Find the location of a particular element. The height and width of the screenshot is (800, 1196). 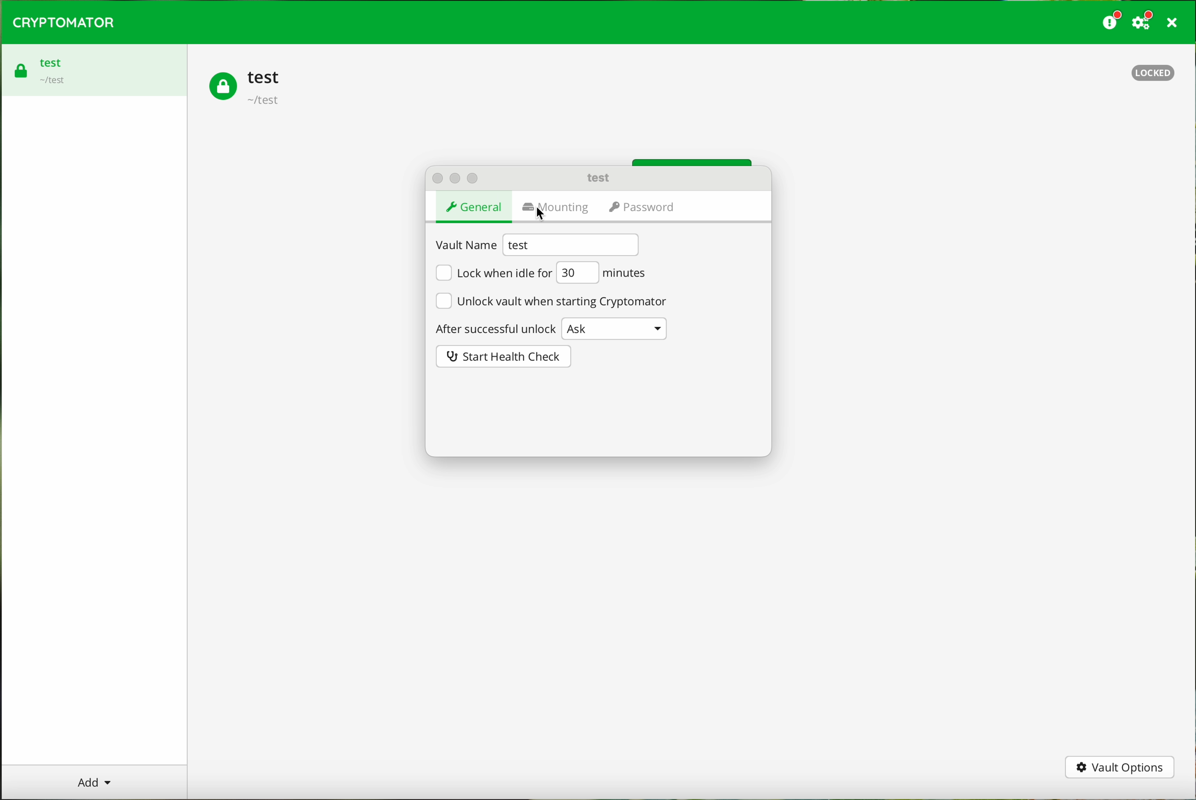

test vault is located at coordinates (94, 70).